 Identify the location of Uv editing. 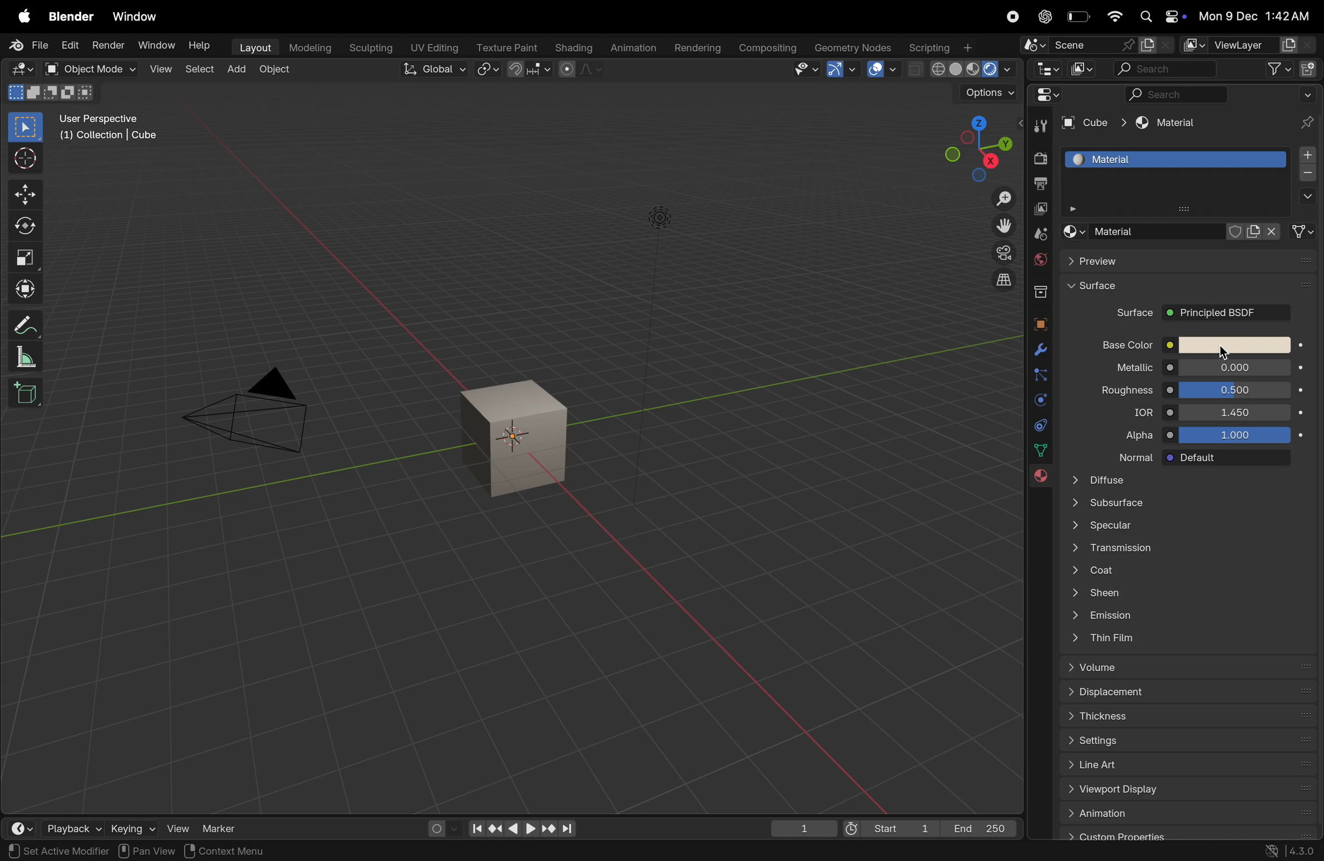
(433, 47).